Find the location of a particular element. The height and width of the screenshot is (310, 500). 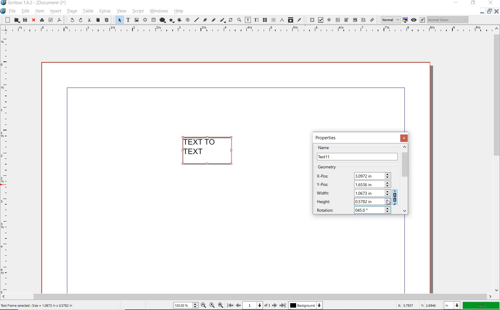

PROPERTIES is located at coordinates (327, 137).